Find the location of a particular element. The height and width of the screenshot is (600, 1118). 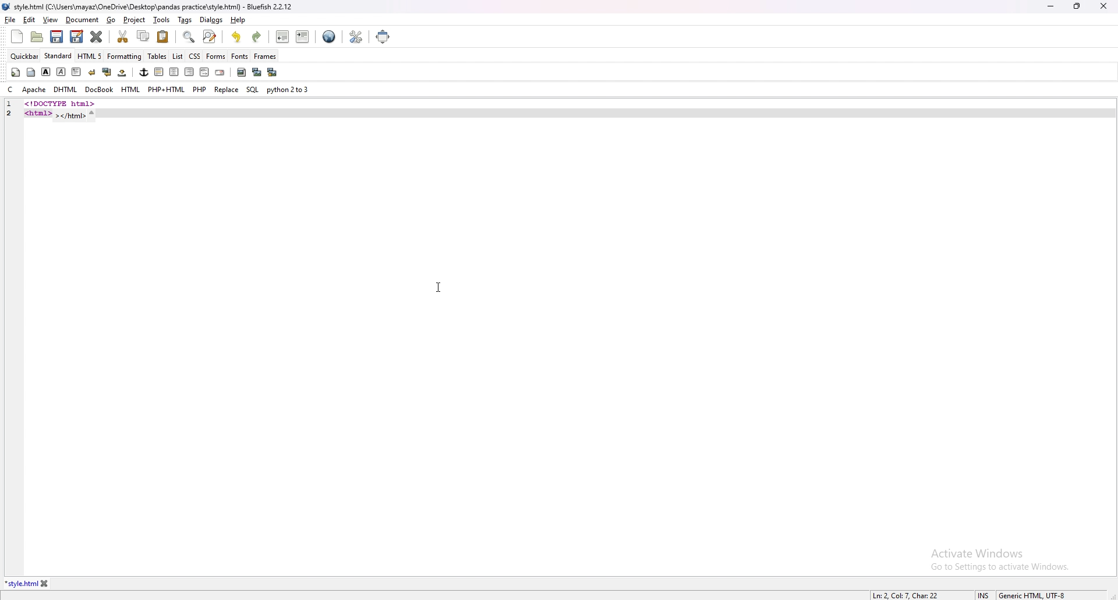

save is located at coordinates (57, 37).